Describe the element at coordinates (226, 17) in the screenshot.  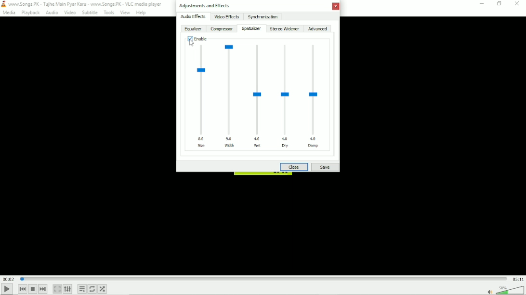
I see `Video effects` at that location.